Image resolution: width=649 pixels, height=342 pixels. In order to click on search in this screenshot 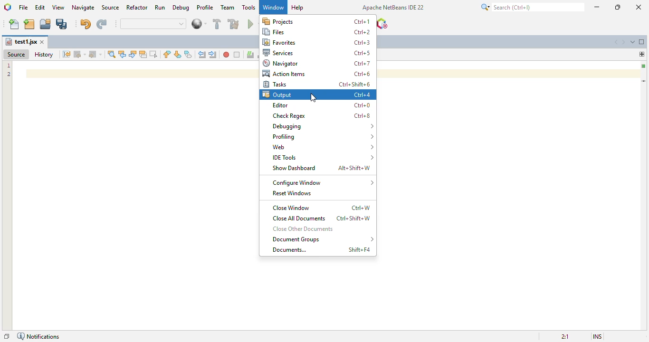, I will do `click(533, 7)`.